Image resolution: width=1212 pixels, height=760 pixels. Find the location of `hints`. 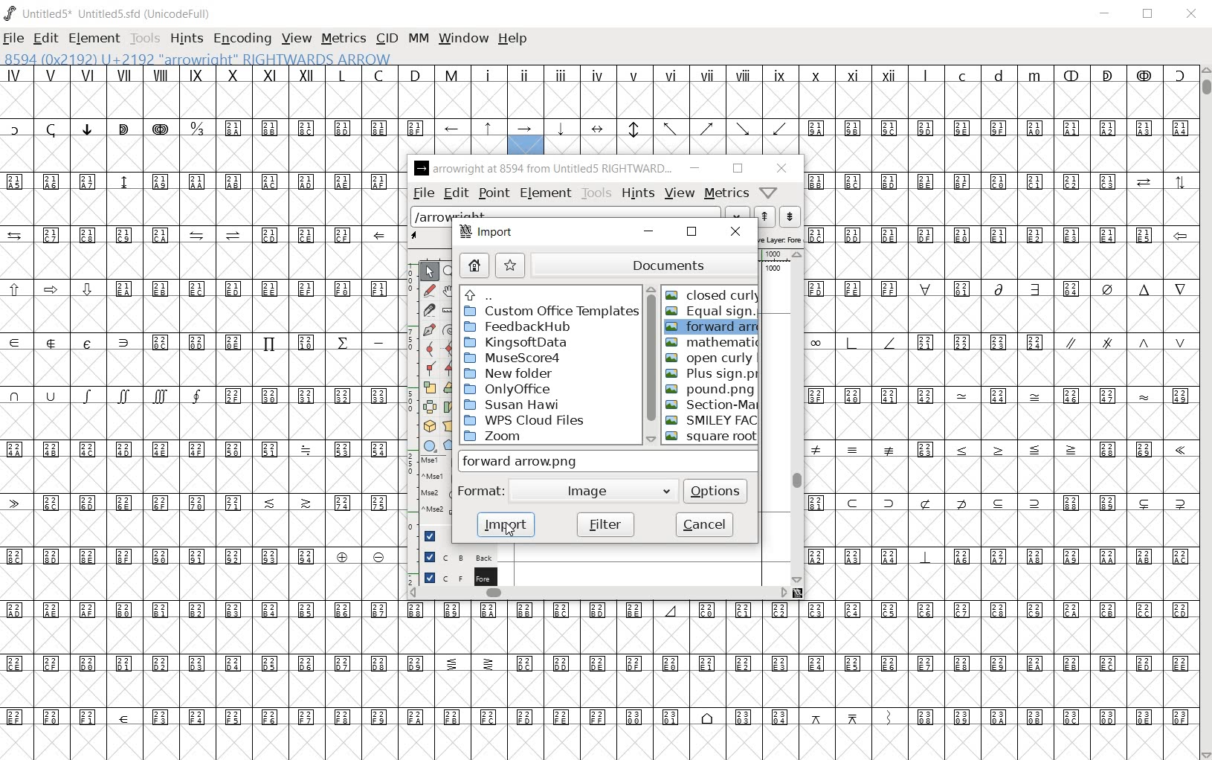

hints is located at coordinates (638, 192).